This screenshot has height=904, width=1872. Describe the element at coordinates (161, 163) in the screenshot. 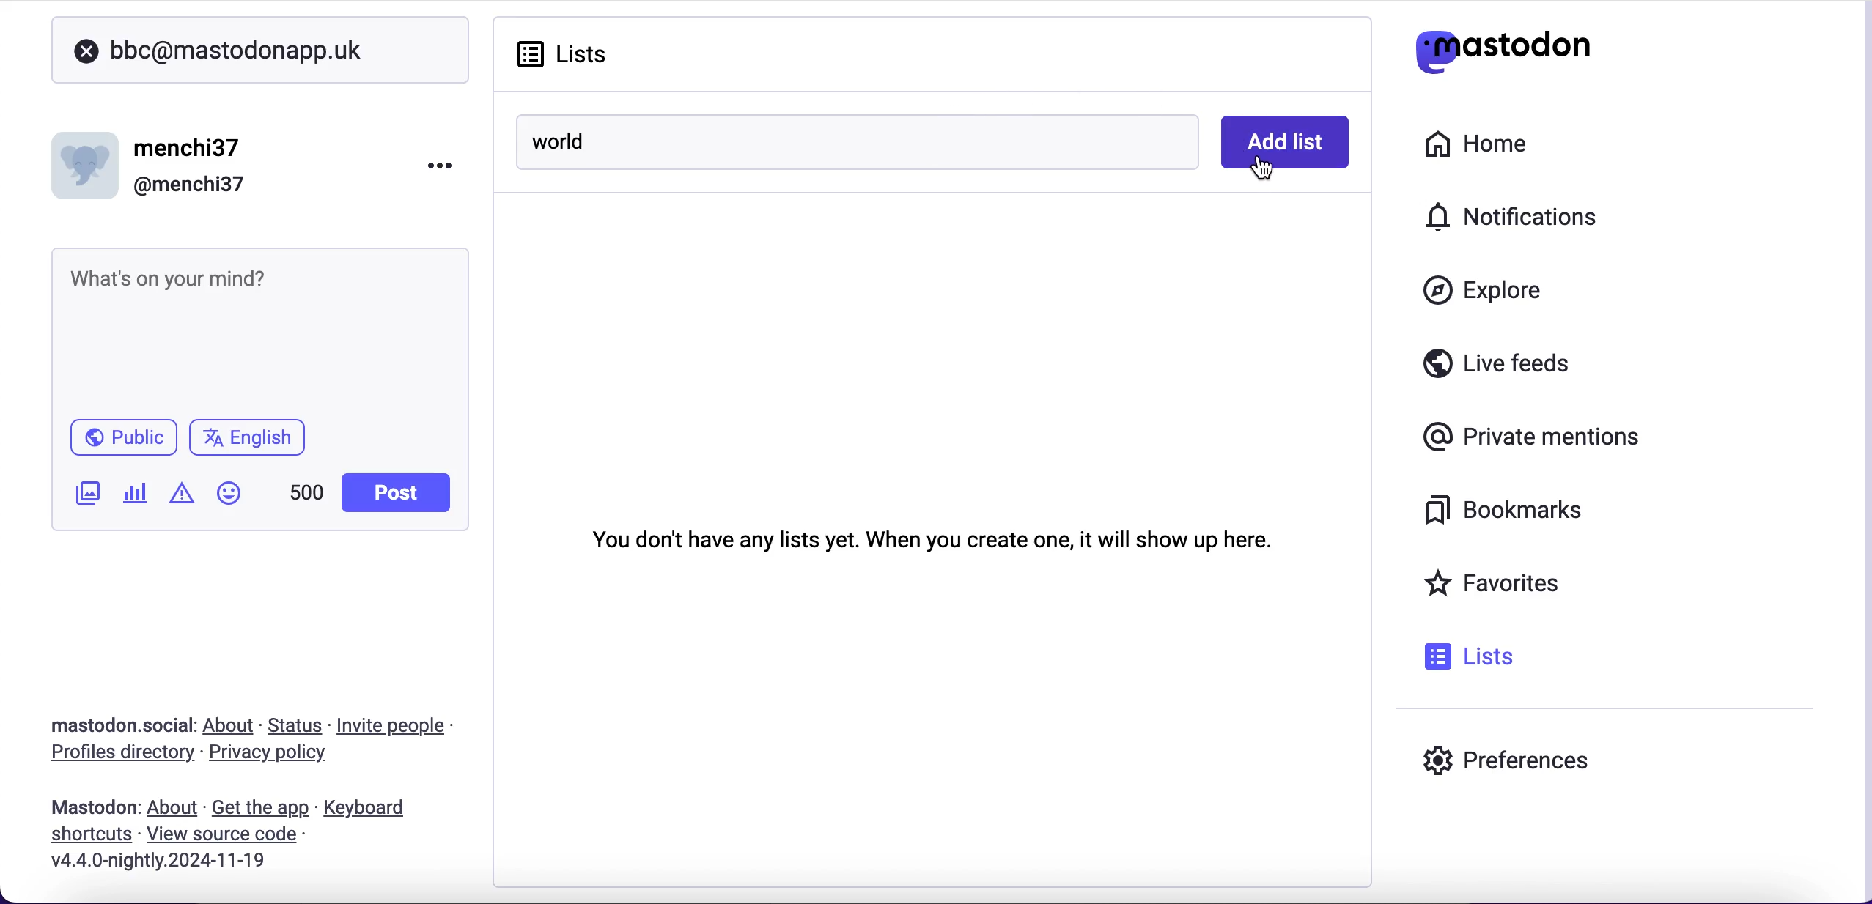

I see `user name` at that location.